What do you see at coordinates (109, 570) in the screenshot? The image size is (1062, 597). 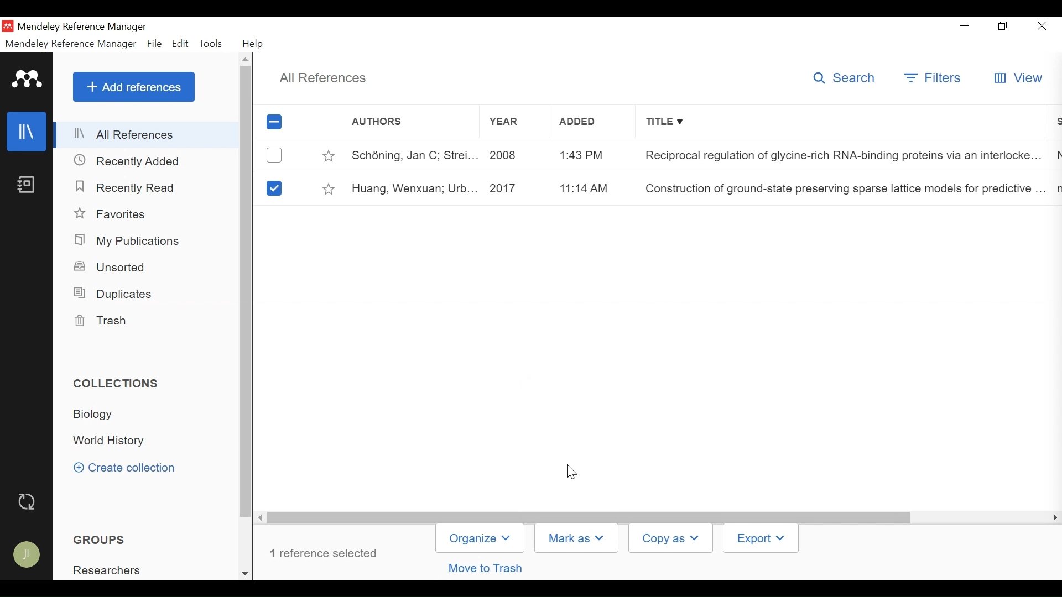 I see `Researchers` at bounding box center [109, 570].